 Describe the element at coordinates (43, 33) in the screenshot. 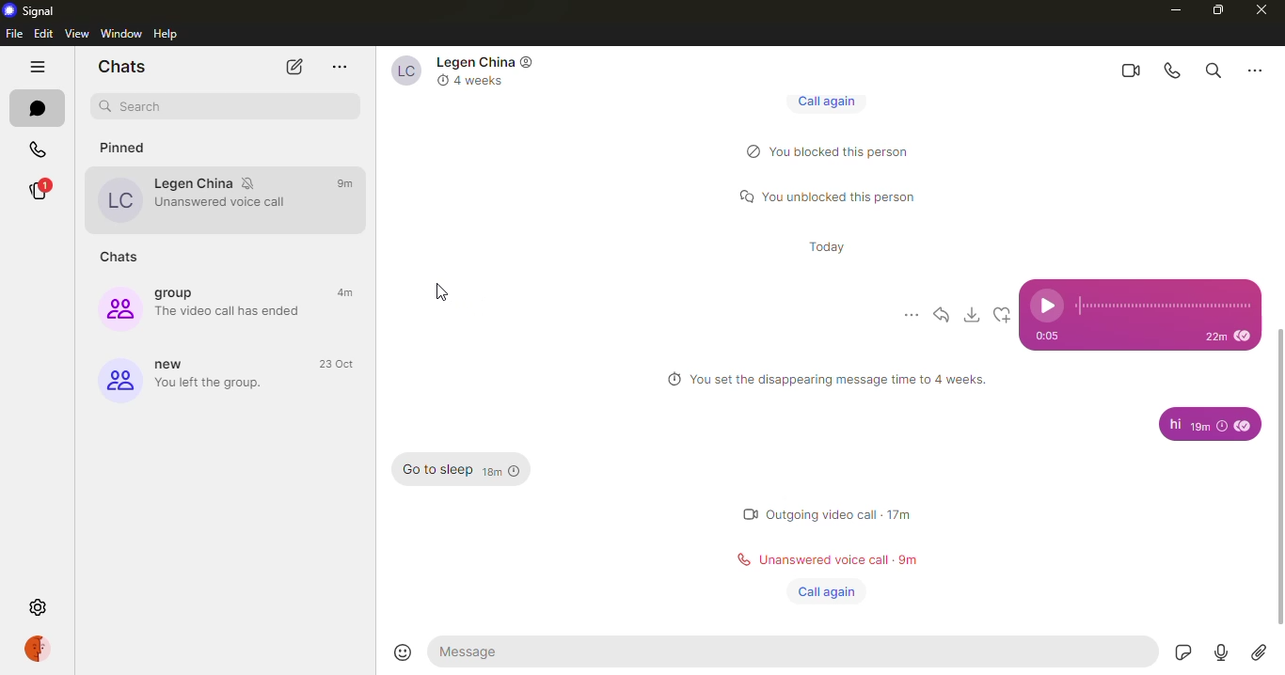

I see `edit` at that location.